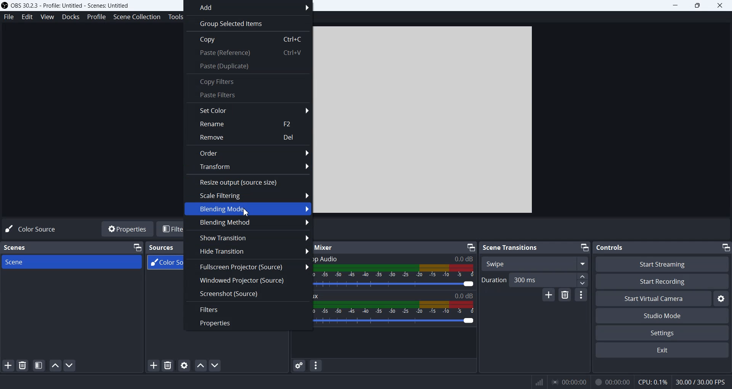 The image size is (732, 389). I want to click on Scene, so click(72, 262).